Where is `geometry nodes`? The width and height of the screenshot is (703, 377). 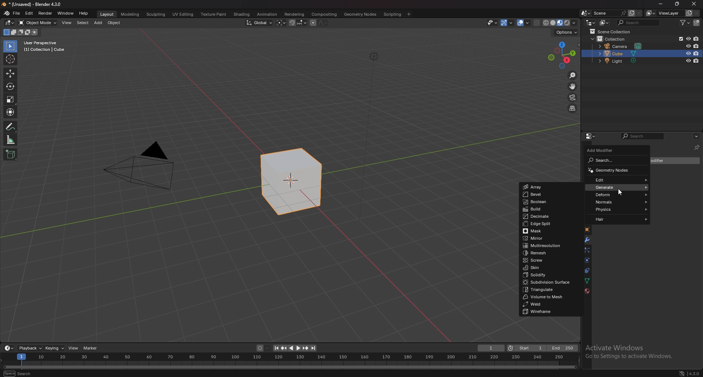 geometry nodes is located at coordinates (616, 170).